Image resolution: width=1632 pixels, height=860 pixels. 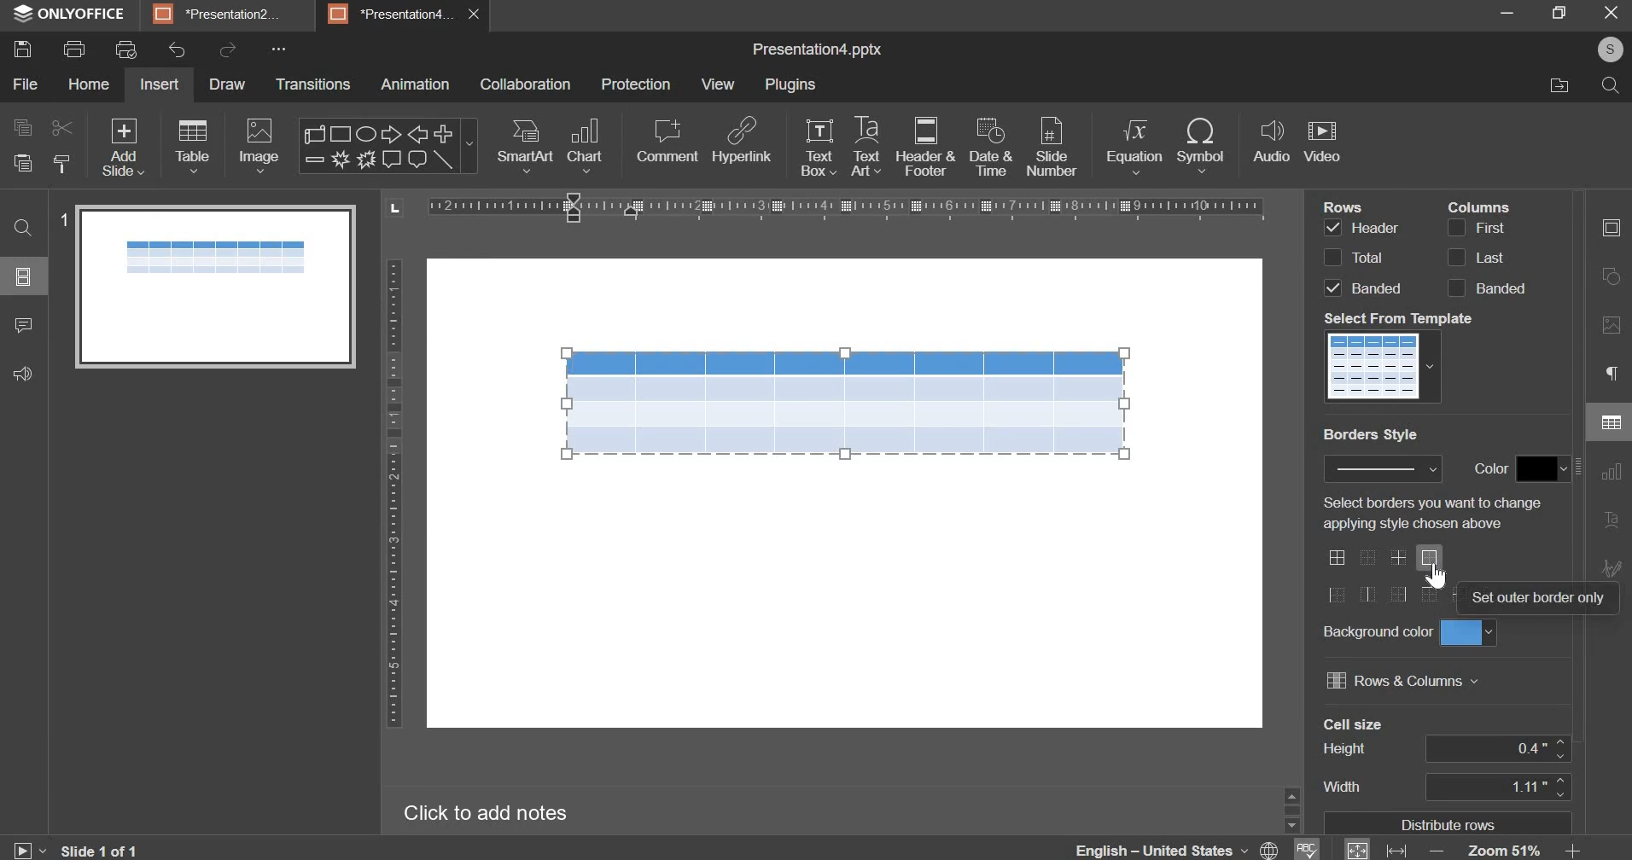 What do you see at coordinates (1613, 228) in the screenshot?
I see `slide settings` at bounding box center [1613, 228].